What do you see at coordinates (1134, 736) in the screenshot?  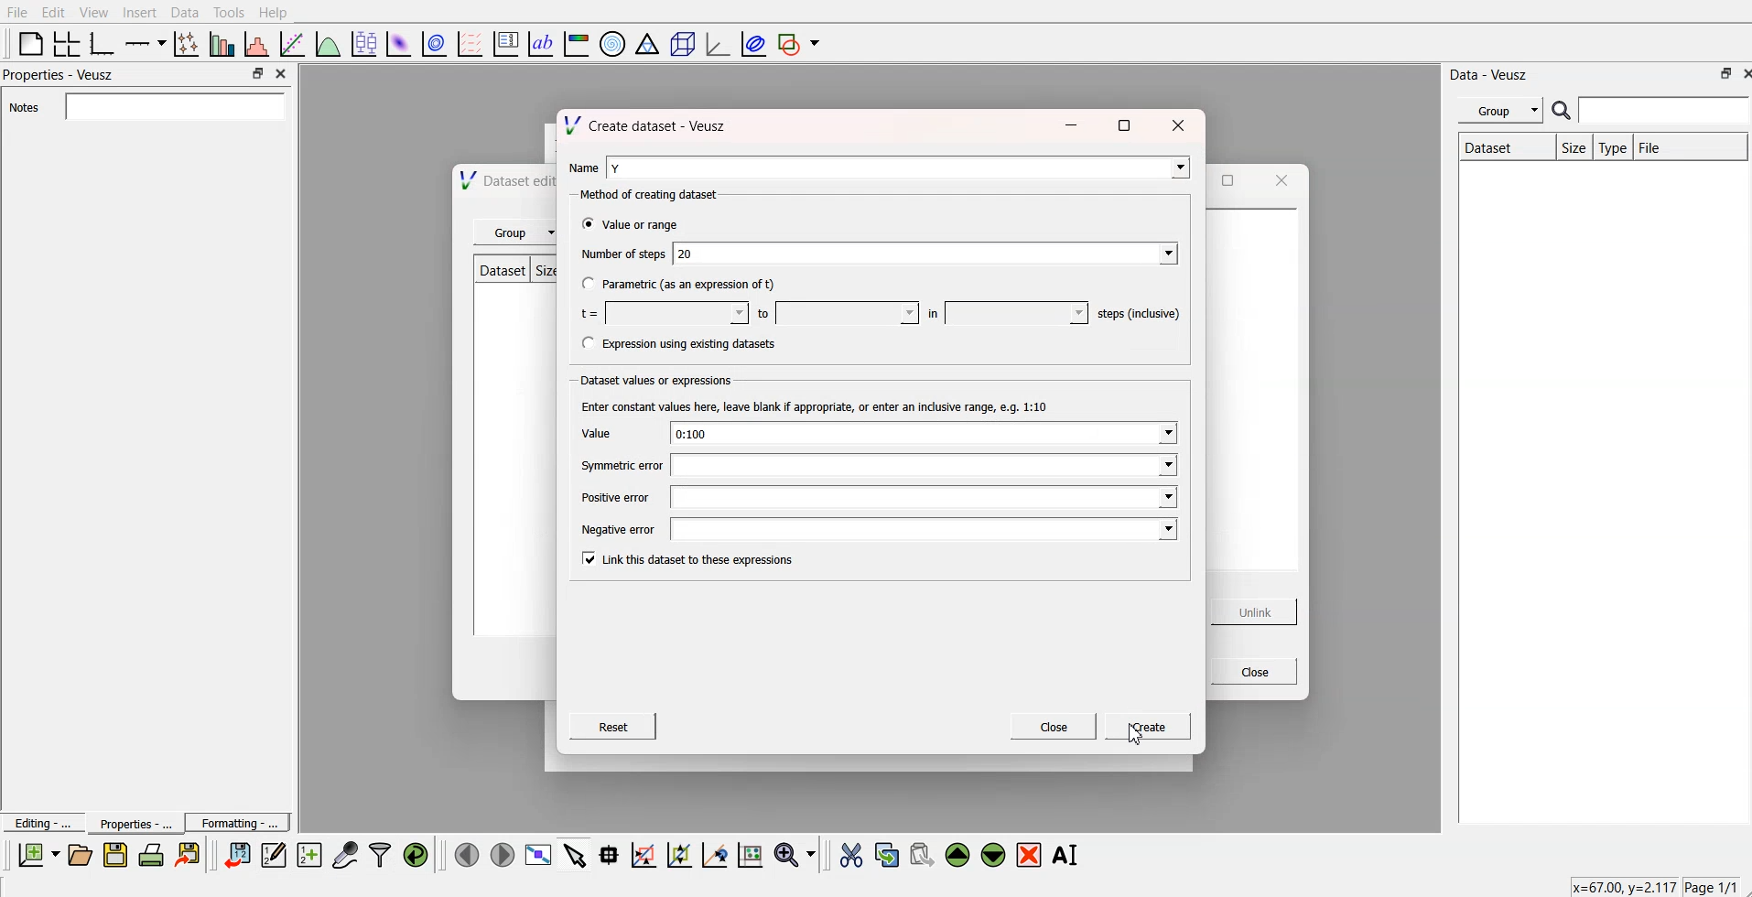 I see `cursor` at bounding box center [1134, 736].